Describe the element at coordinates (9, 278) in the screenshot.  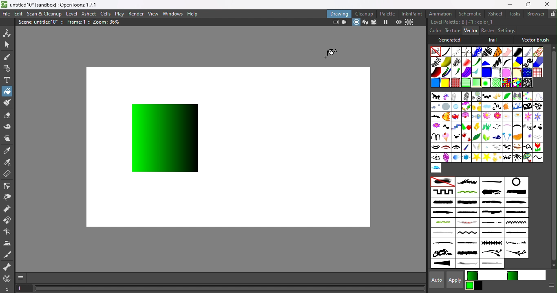
I see `Spiral tool` at that location.